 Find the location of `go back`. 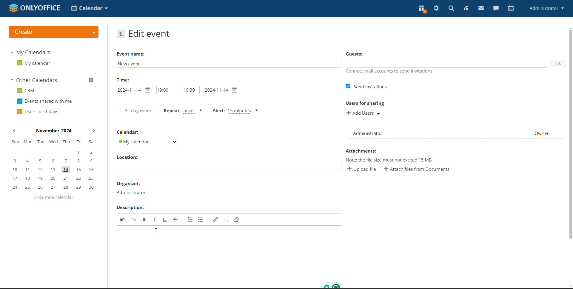

go back is located at coordinates (121, 34).